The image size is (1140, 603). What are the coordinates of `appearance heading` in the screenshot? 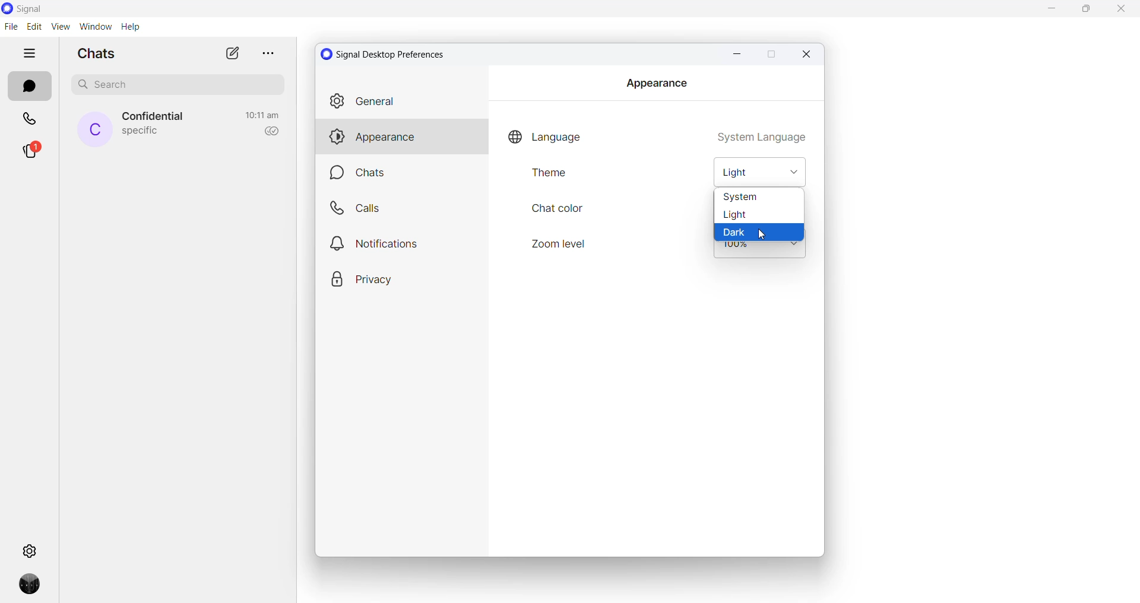 It's located at (656, 83).